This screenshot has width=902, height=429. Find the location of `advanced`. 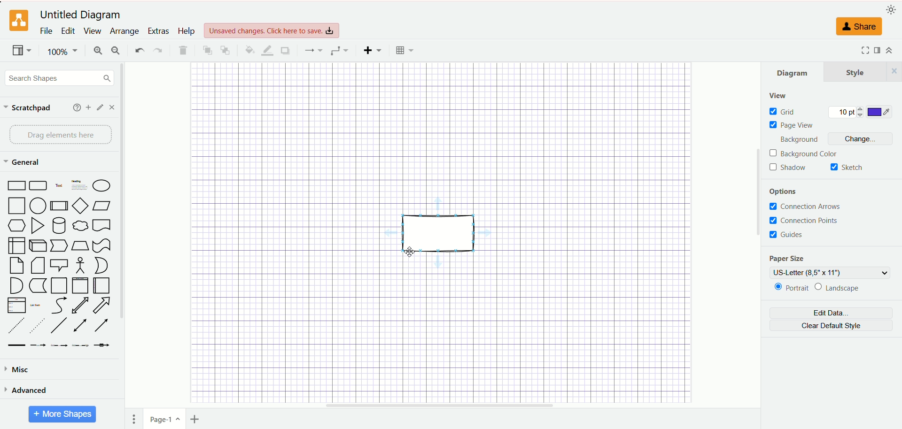

advanced is located at coordinates (27, 391).